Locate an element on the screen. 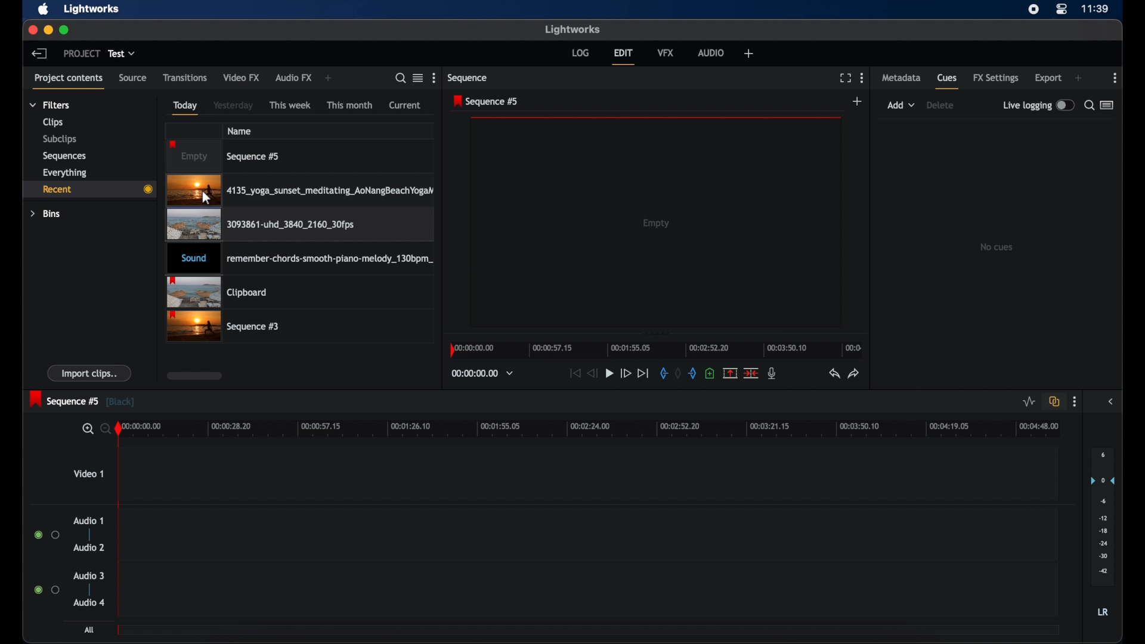 This screenshot has height=644, width=1145. audio clip is located at coordinates (298, 259).